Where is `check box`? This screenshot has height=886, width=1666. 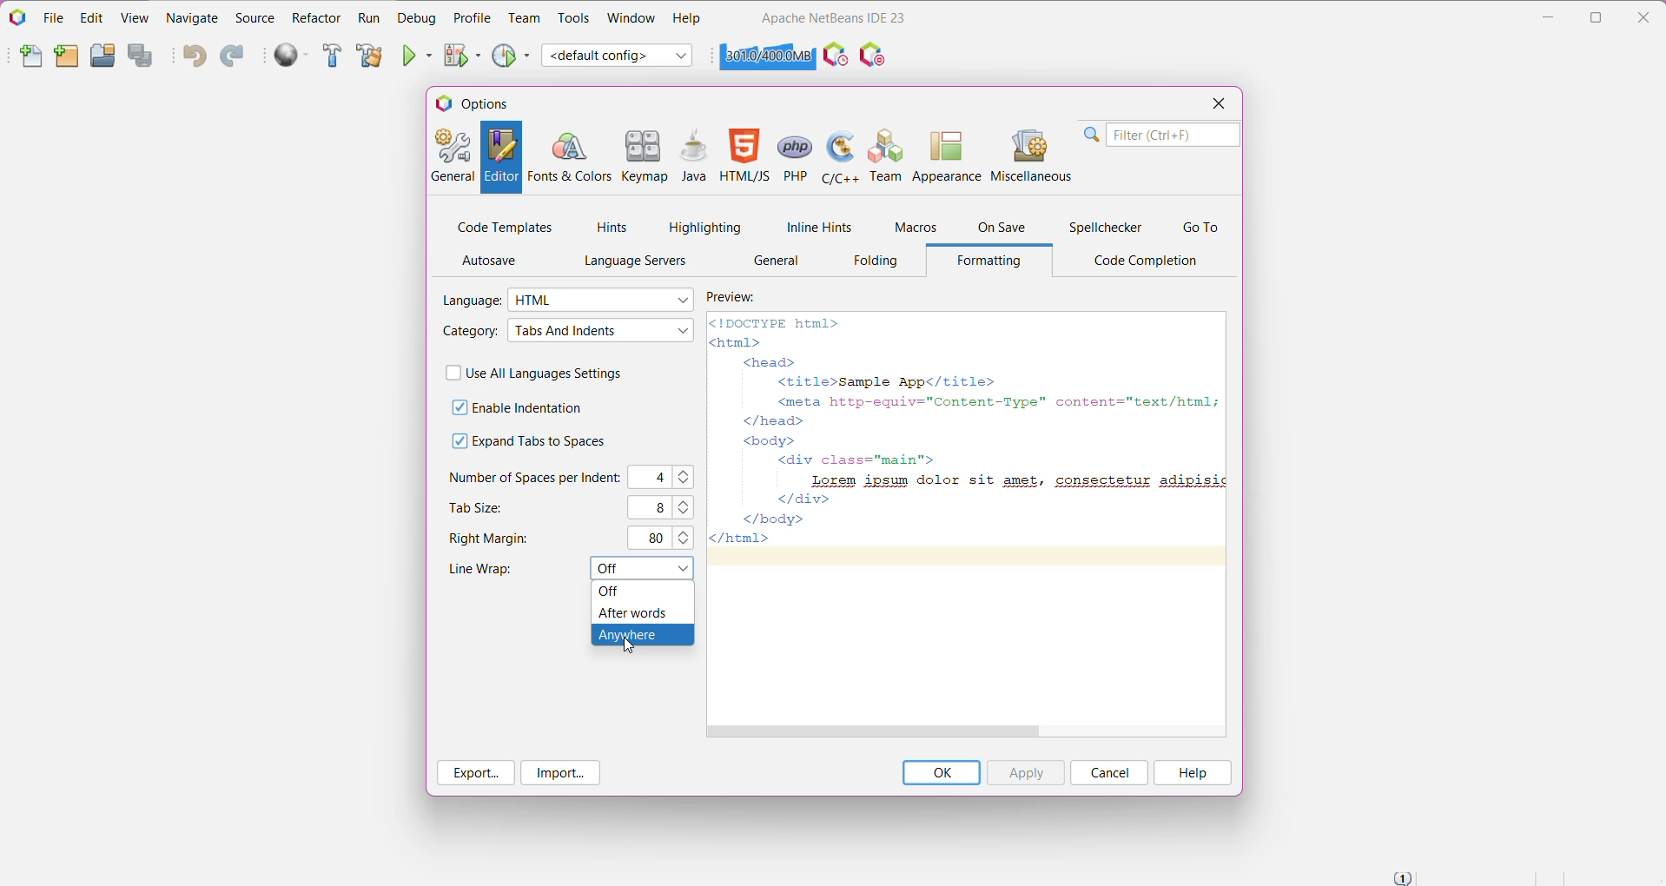
check box is located at coordinates (450, 373).